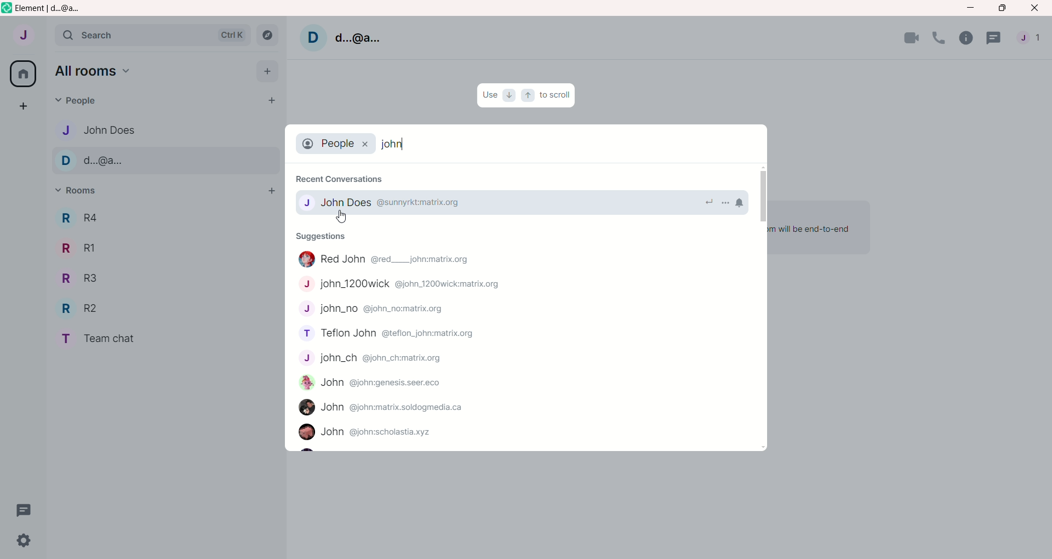 The image size is (1052, 559). I want to click on down arrow, so click(508, 96).